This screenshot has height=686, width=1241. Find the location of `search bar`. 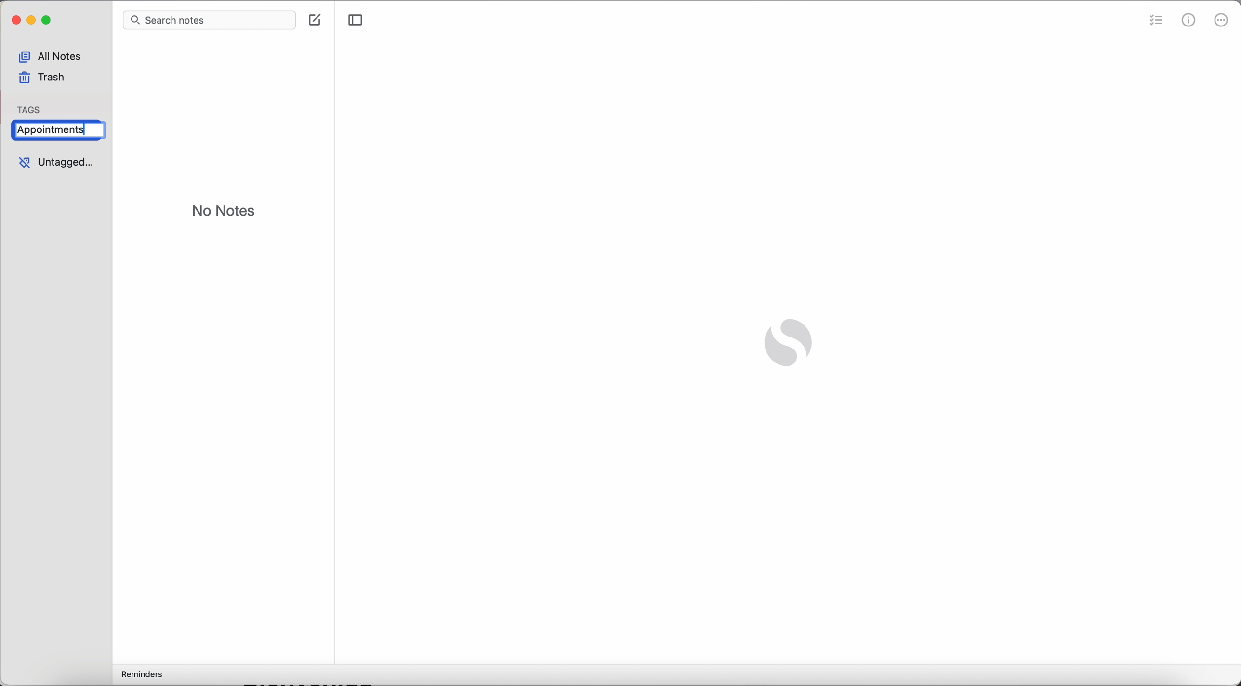

search bar is located at coordinates (211, 21).